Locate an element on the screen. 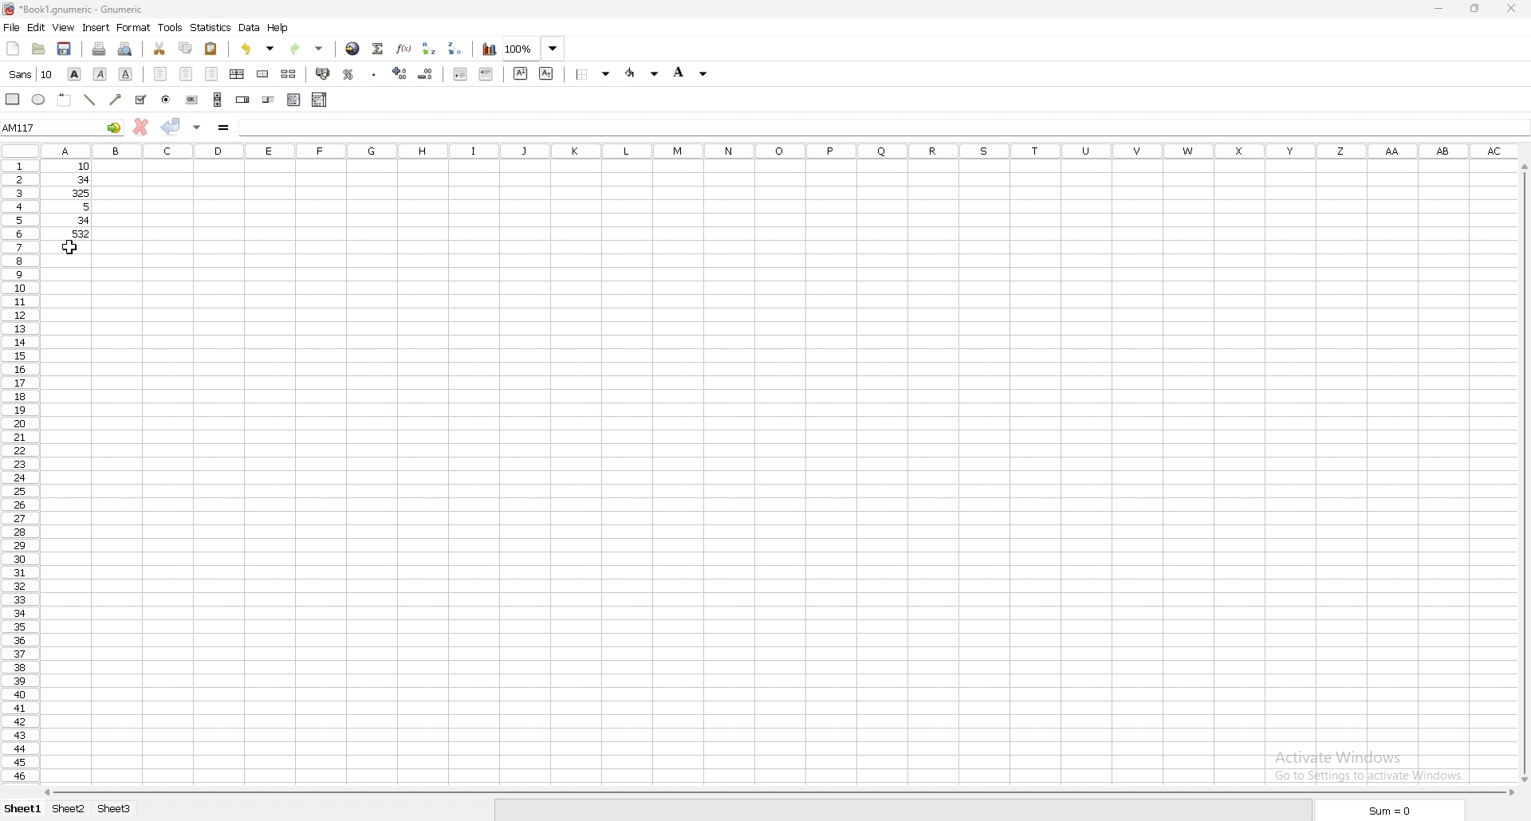 This screenshot has width=1531, height=821. decrease indent is located at coordinates (461, 74).